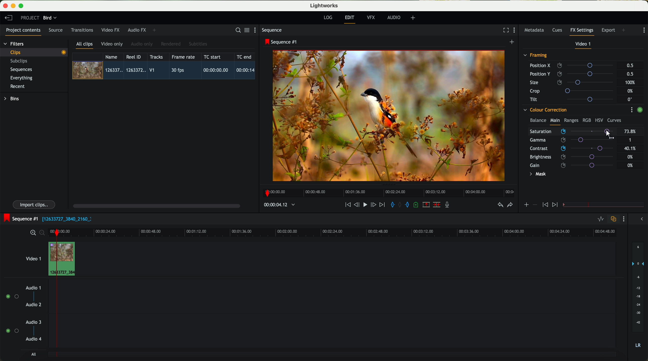 This screenshot has width=648, height=361. What do you see at coordinates (449, 205) in the screenshot?
I see `record a voice-over` at bounding box center [449, 205].